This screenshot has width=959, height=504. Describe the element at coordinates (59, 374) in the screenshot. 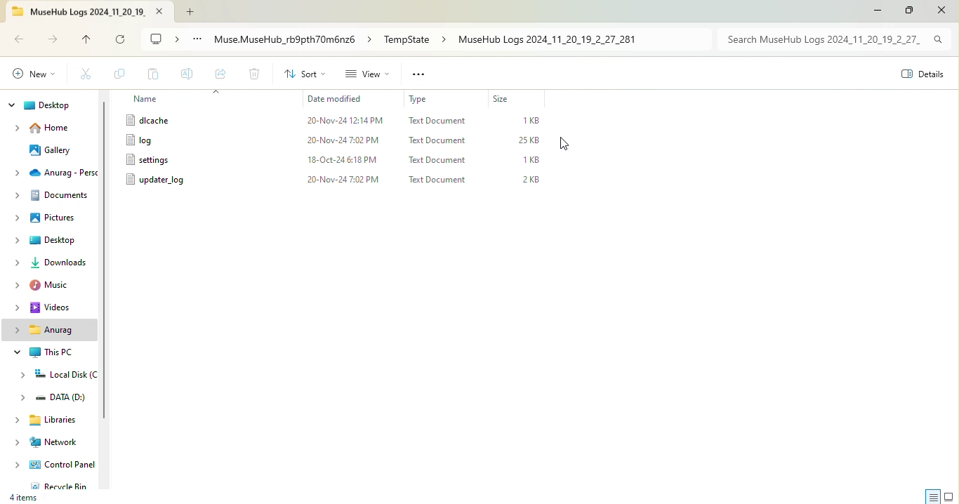

I see `Local disk (C:)` at that location.